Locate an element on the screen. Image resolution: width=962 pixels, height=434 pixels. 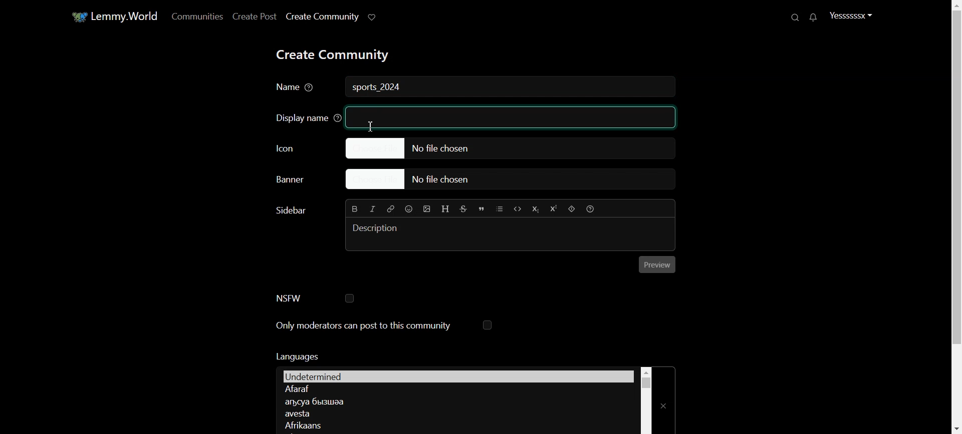
Languages is located at coordinates (458, 375).